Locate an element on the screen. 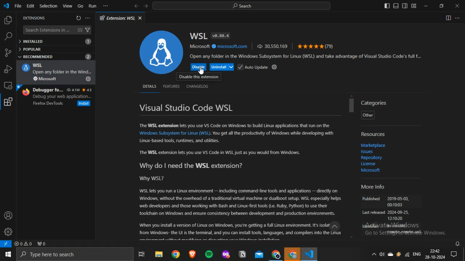  Search Extensions in ... is located at coordinates (48, 30).